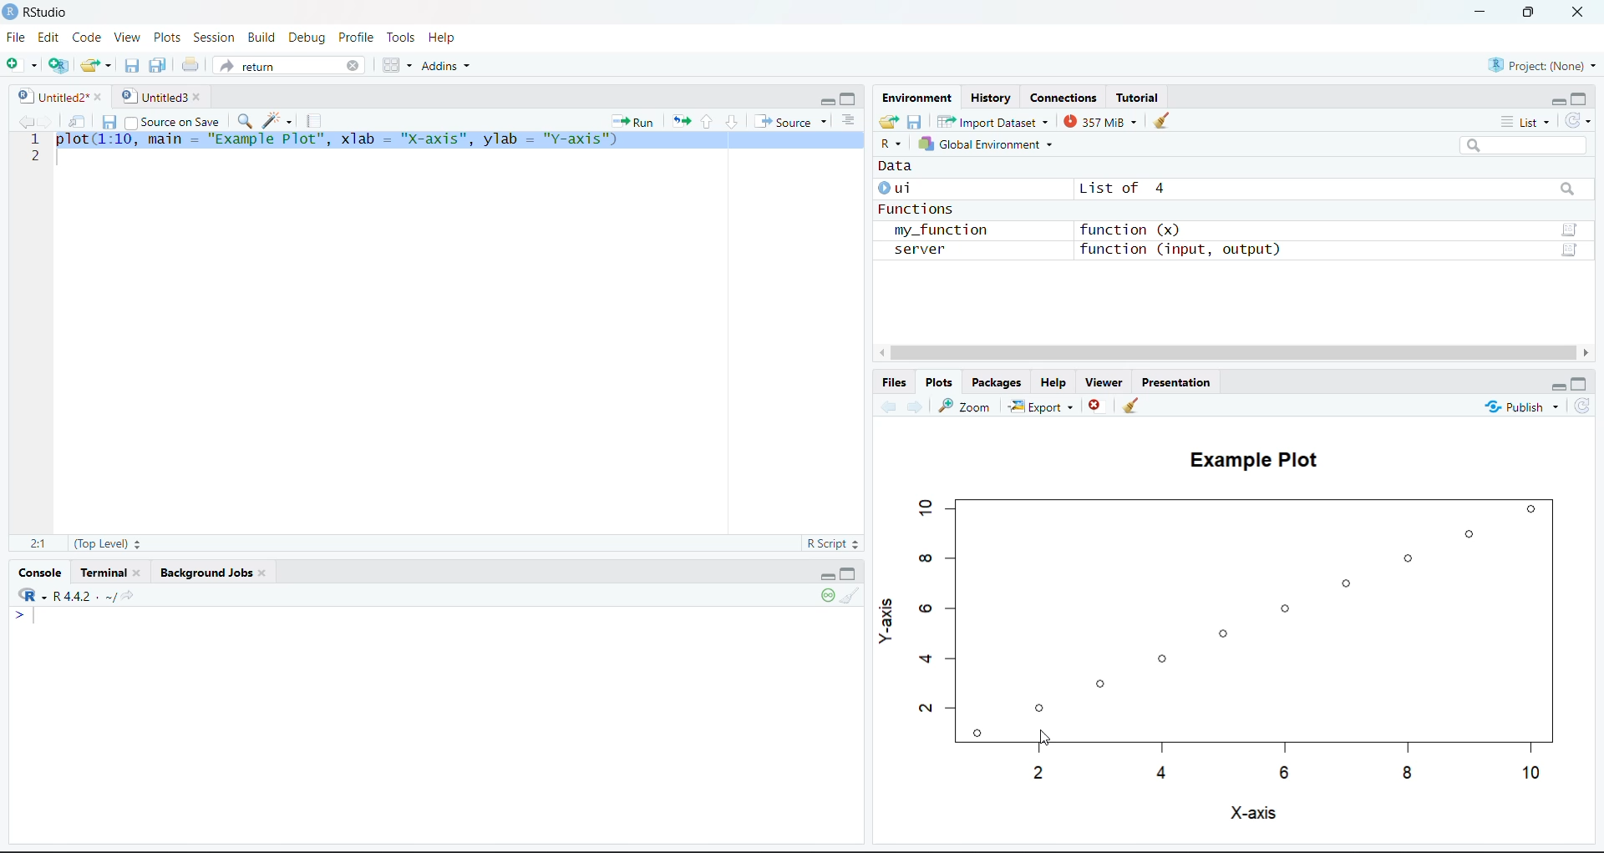 The image size is (1604, 853). What do you see at coordinates (358, 36) in the screenshot?
I see `Profile` at bounding box center [358, 36].